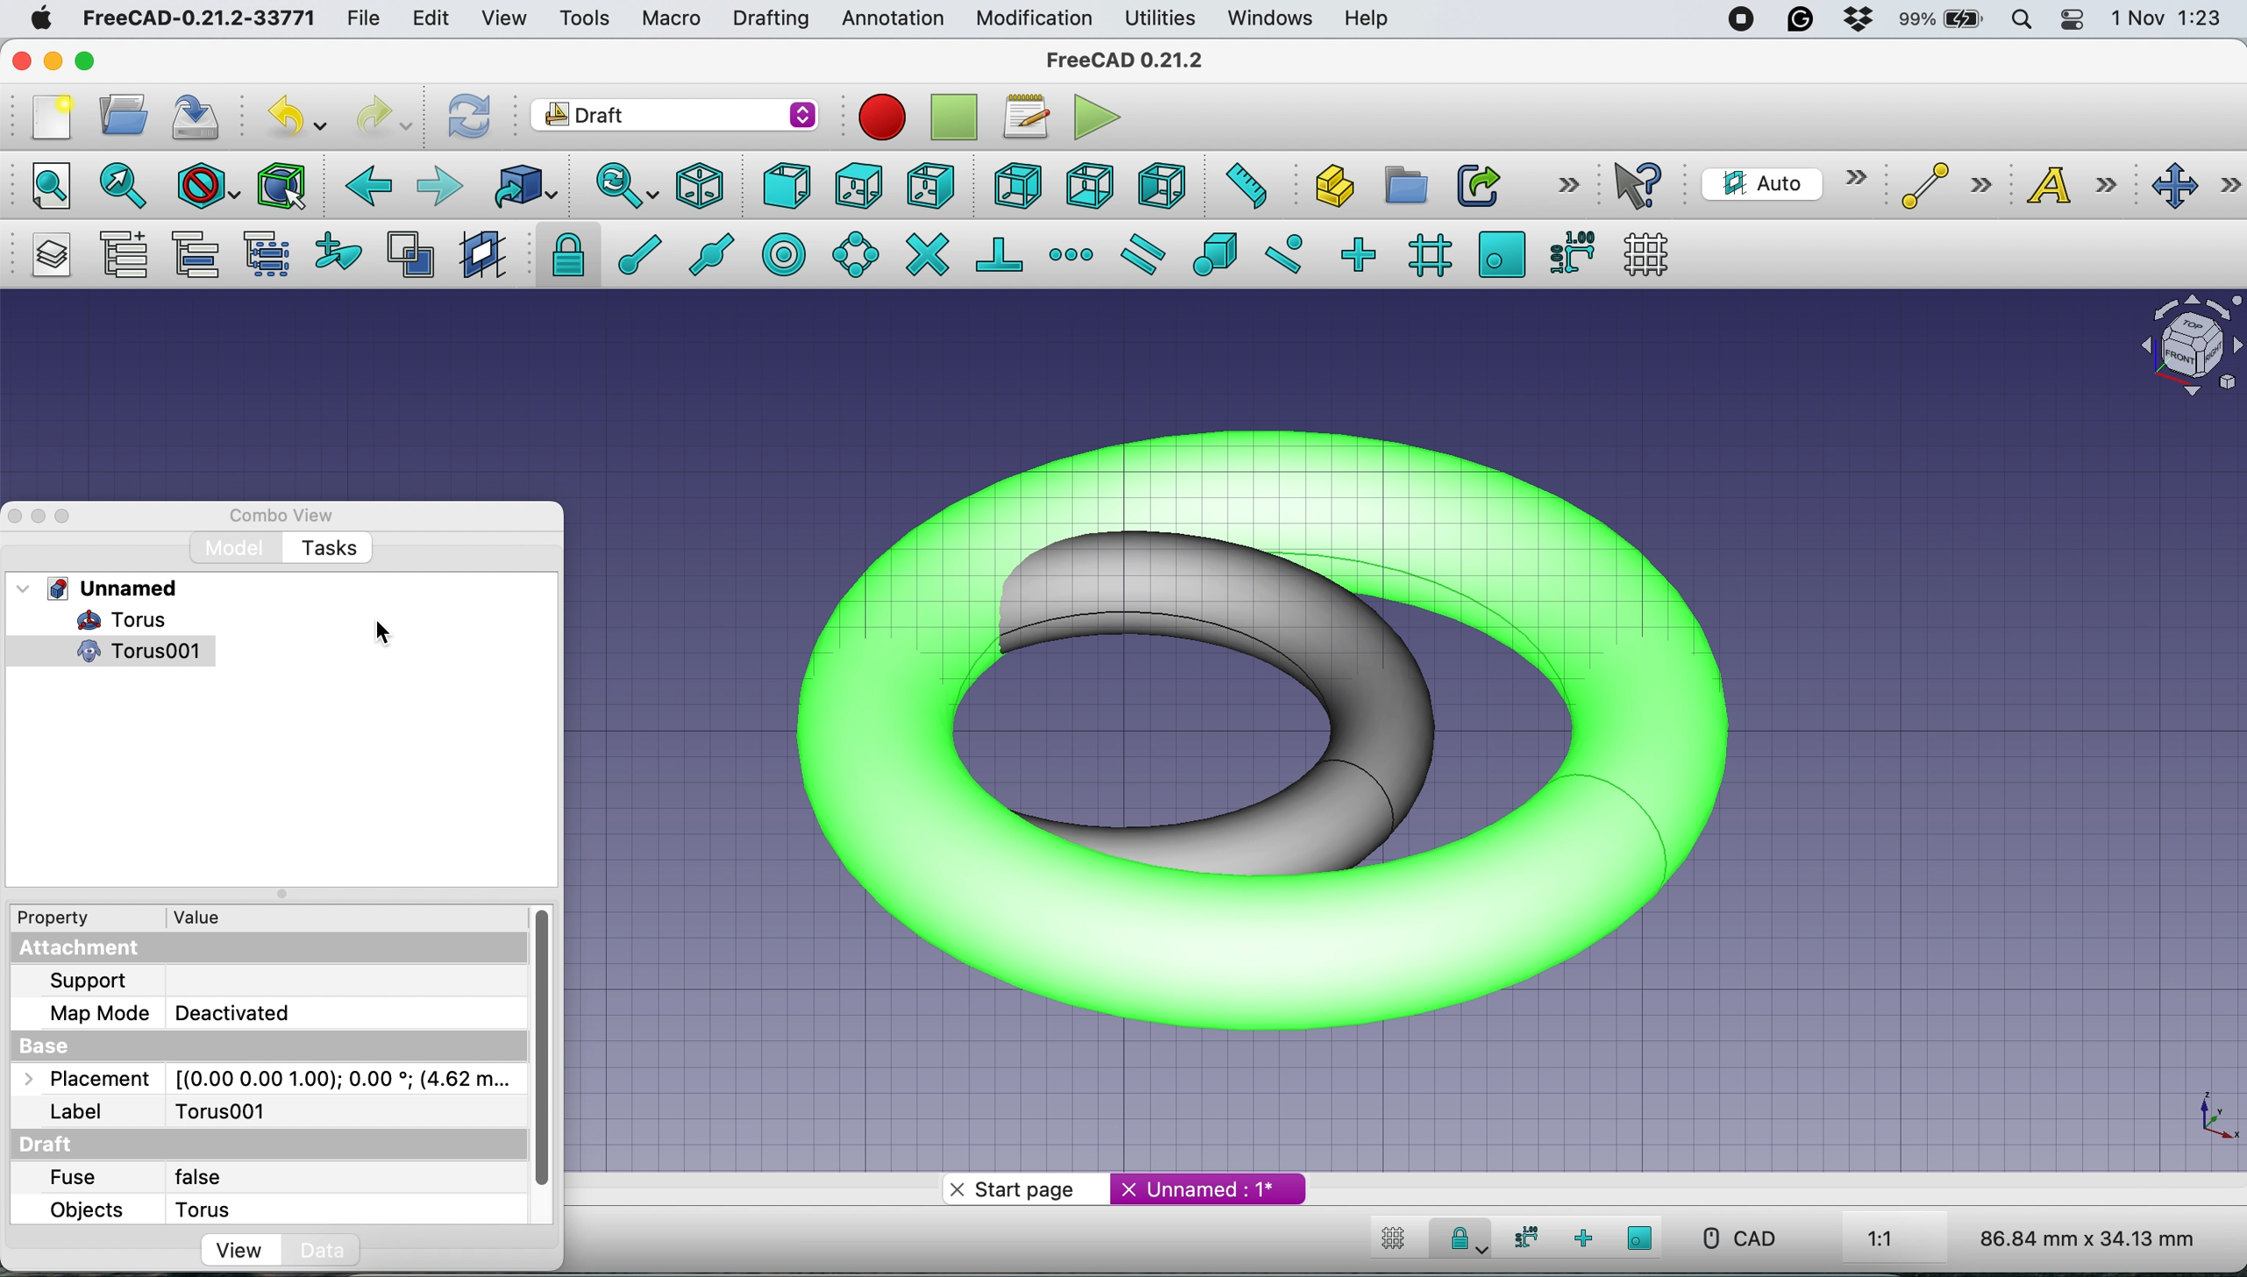  I want to click on windows, so click(1274, 19).